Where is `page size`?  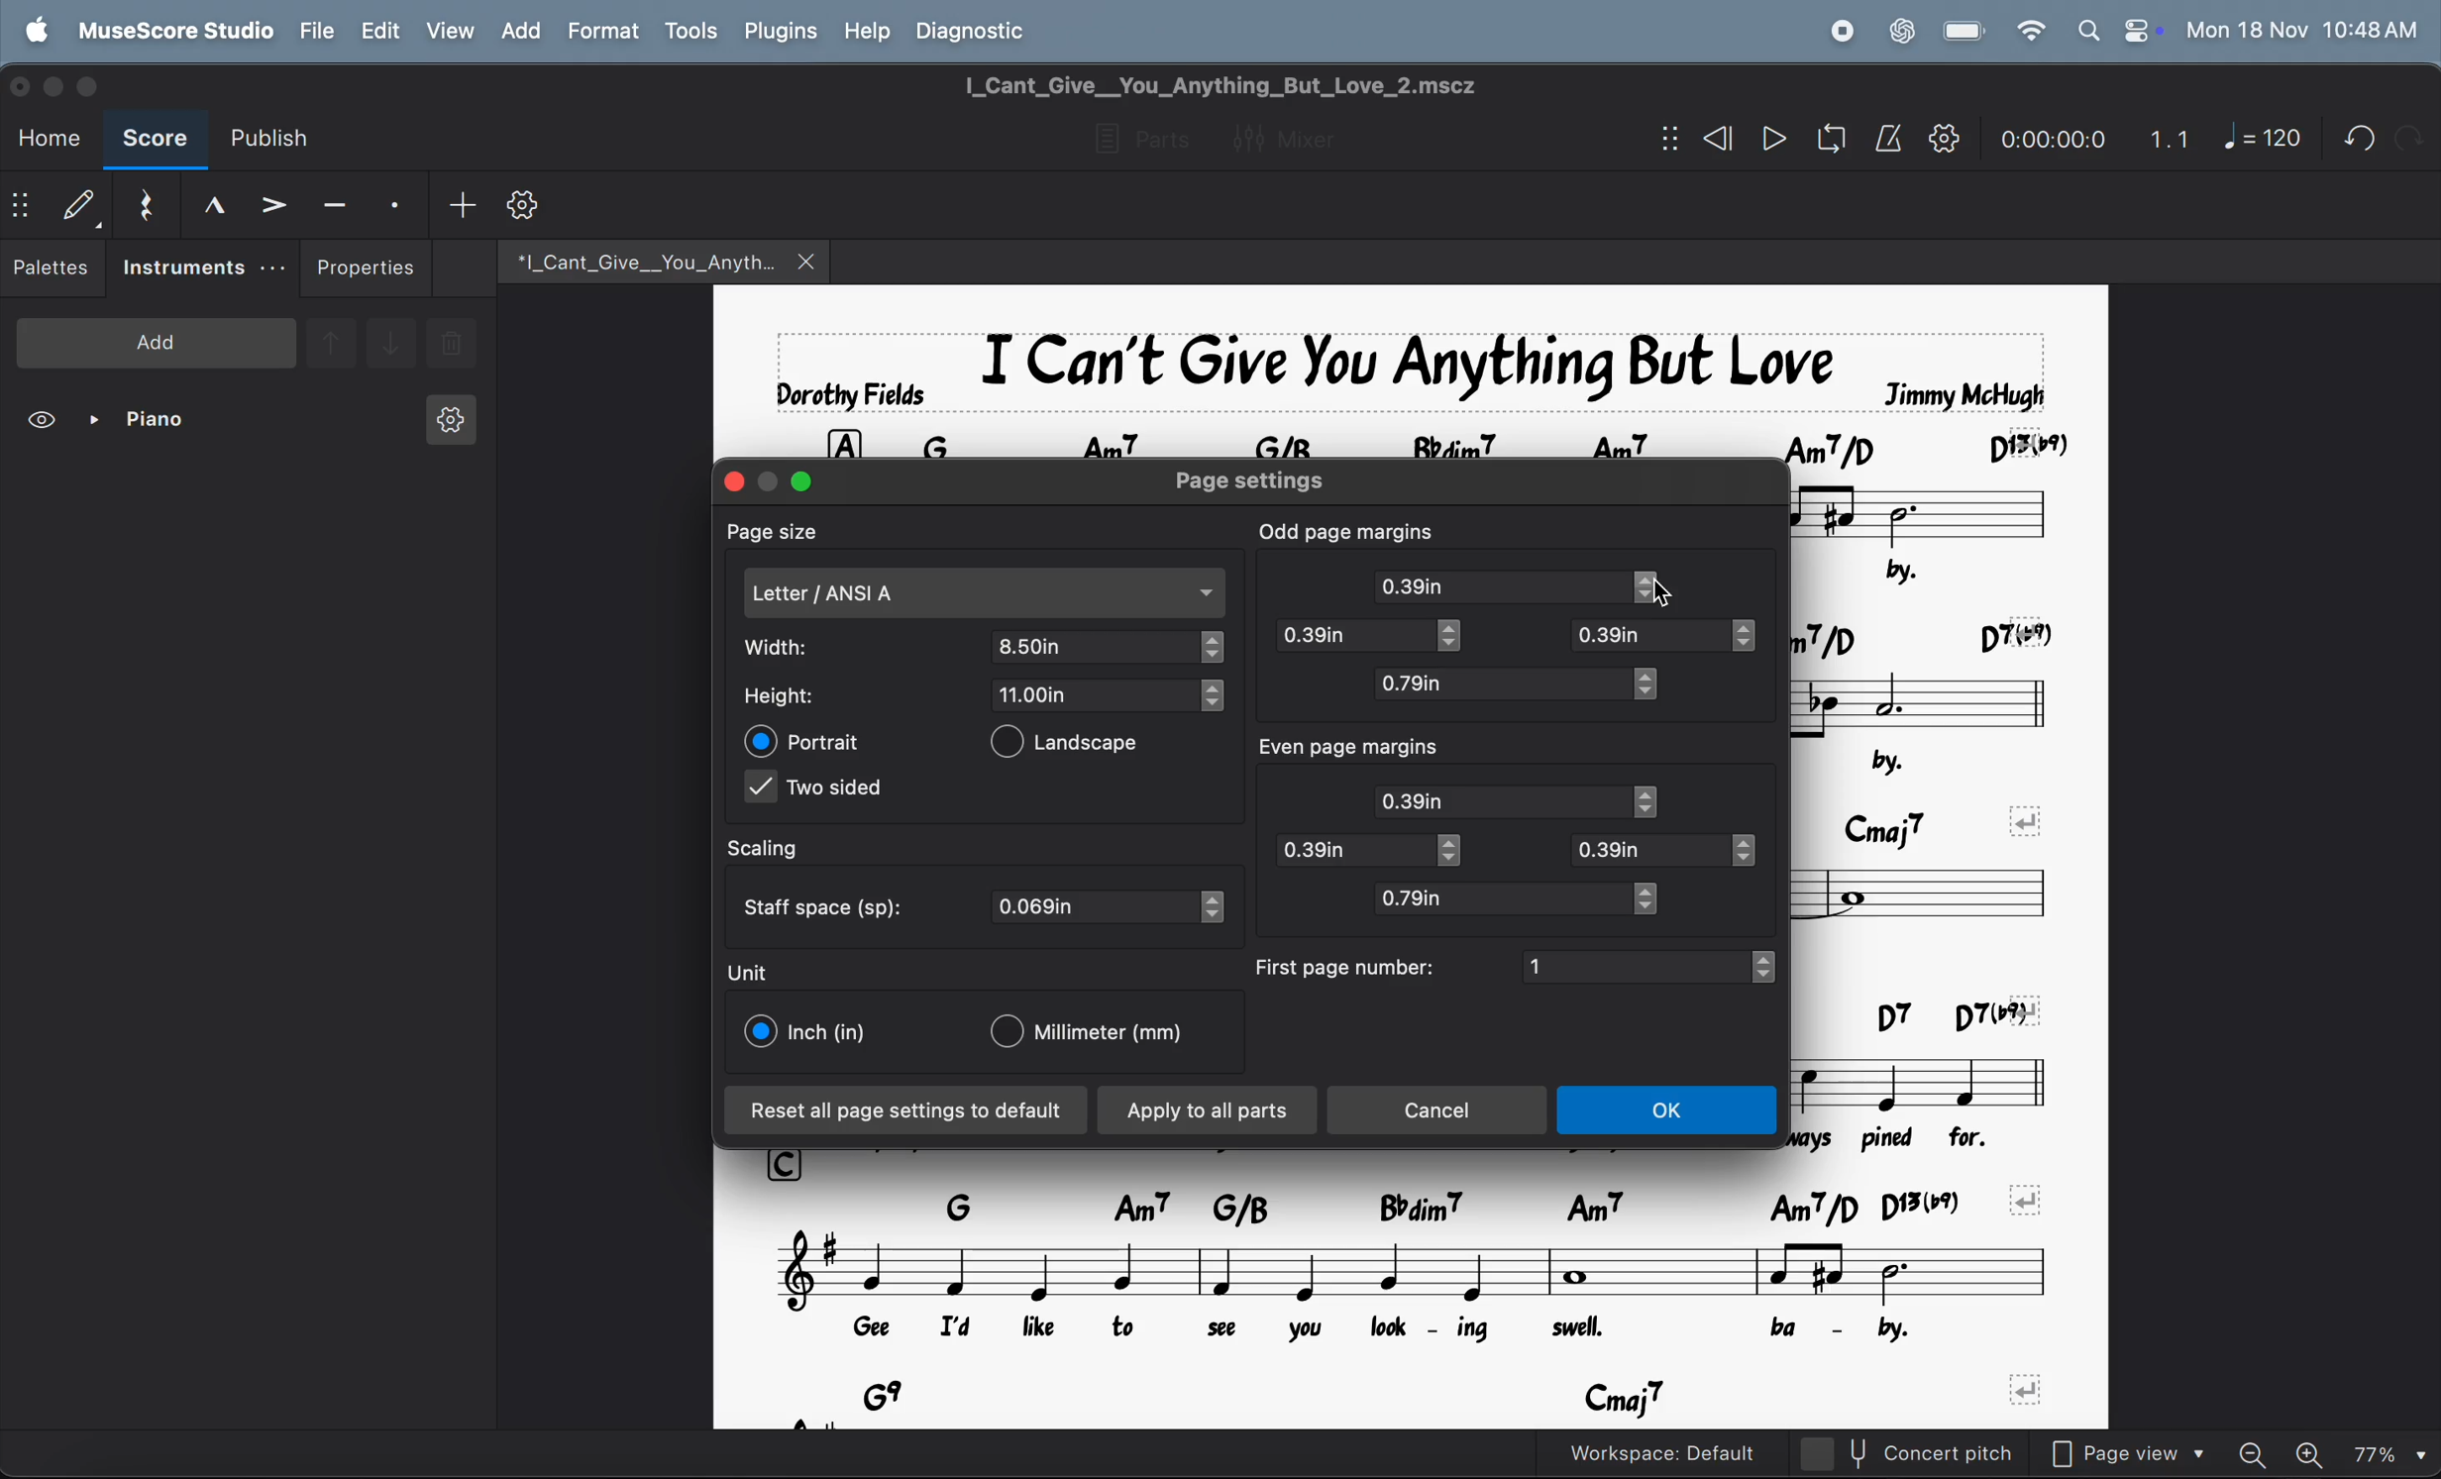
page size is located at coordinates (790, 531).